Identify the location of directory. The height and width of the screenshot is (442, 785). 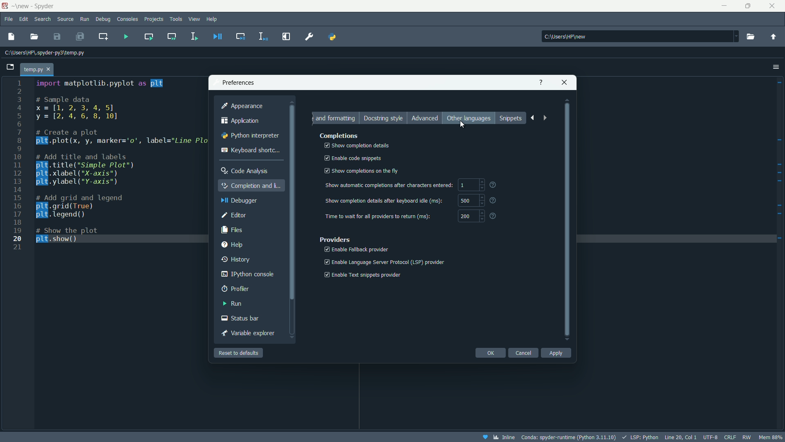
(641, 36).